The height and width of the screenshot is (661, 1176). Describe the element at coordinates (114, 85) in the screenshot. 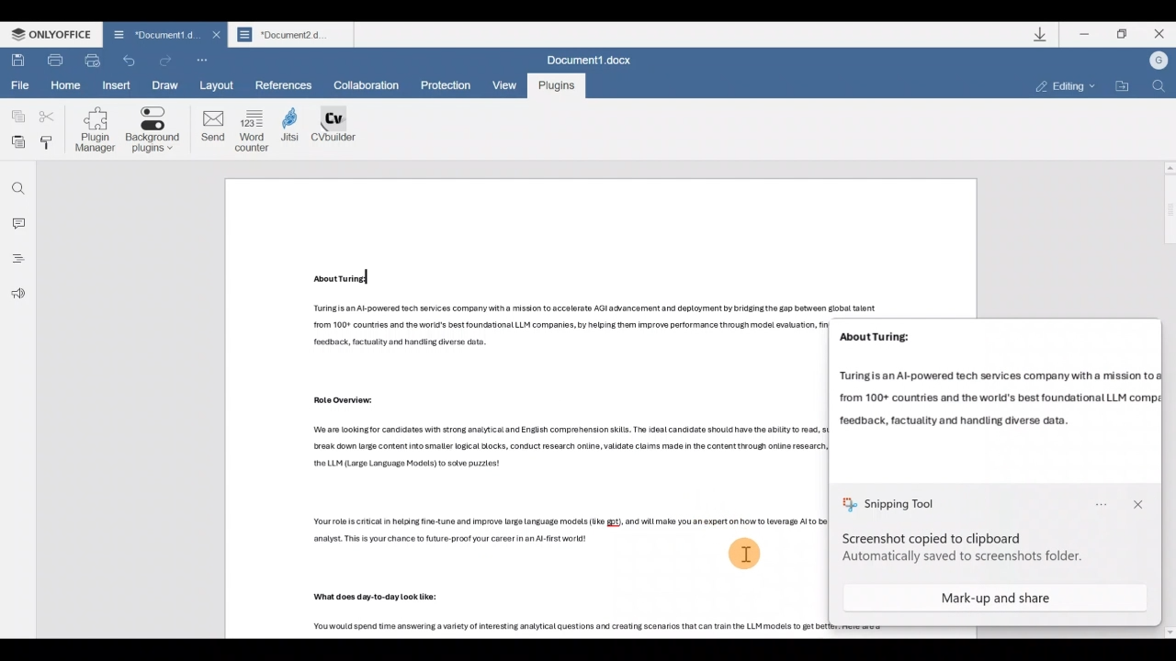

I see `Insert` at that location.